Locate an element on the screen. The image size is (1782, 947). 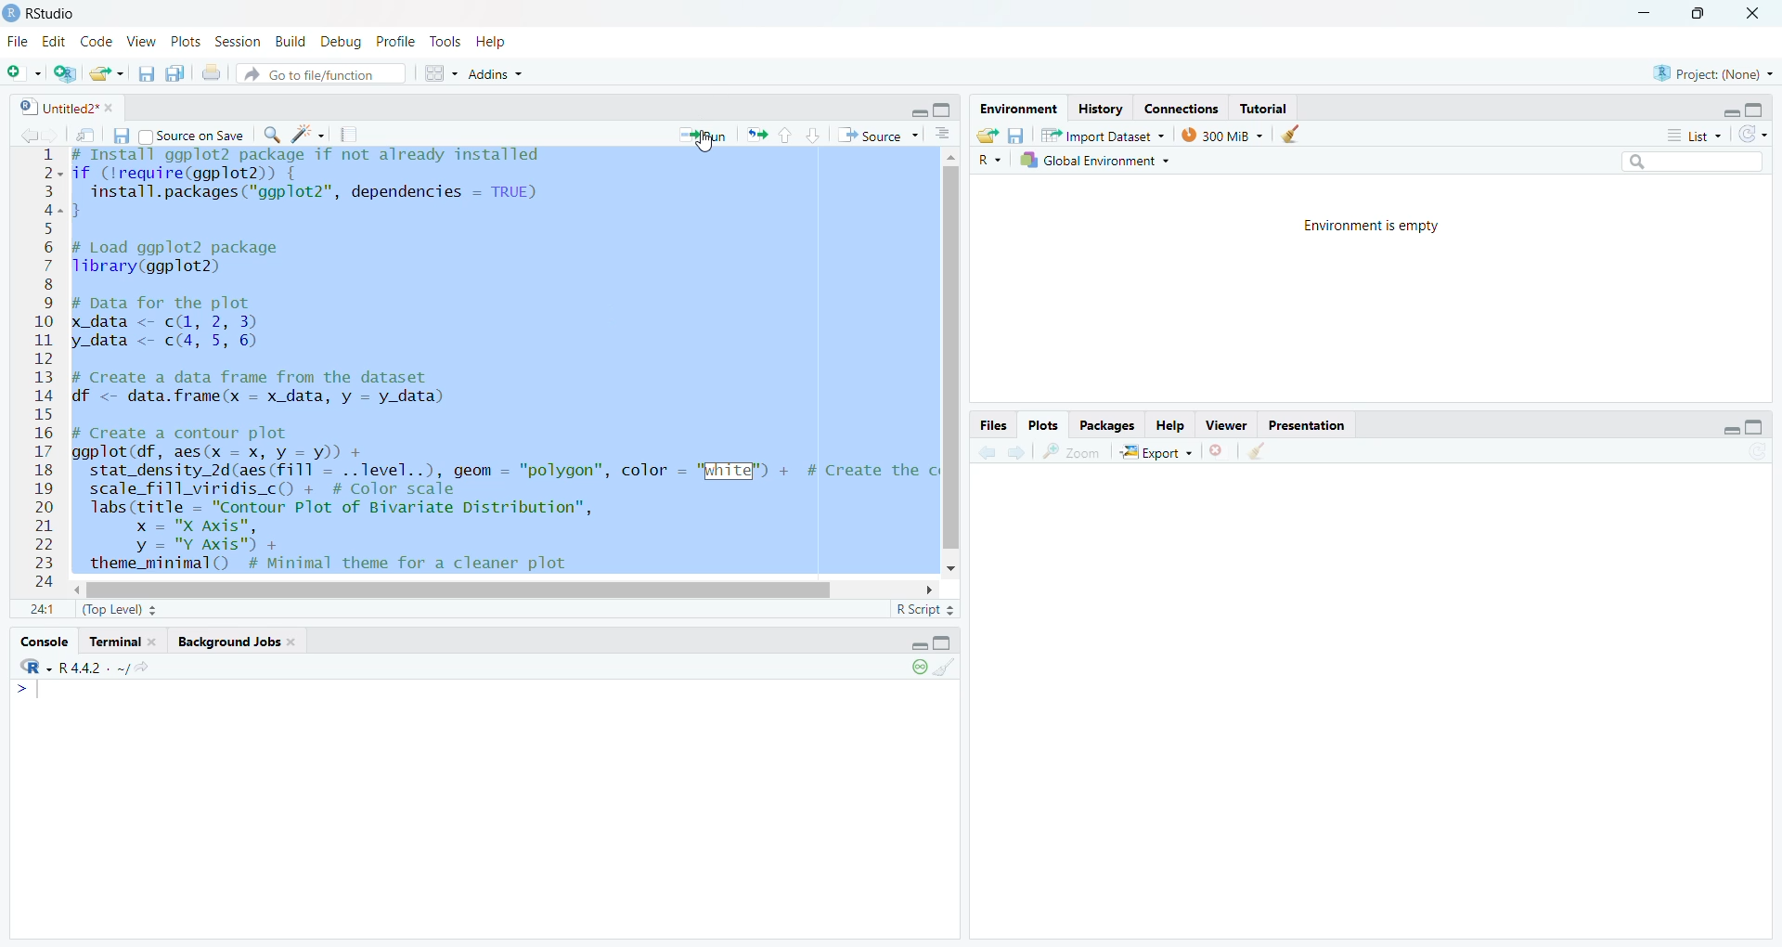
Files is located at coordinates (993, 427).